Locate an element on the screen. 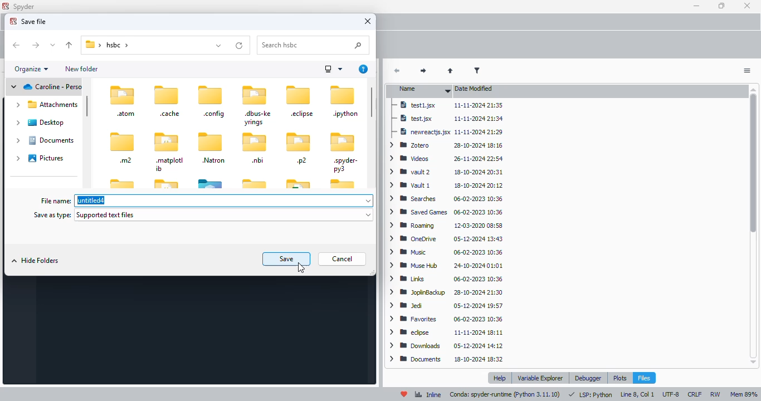  maximize is located at coordinates (722, 6).